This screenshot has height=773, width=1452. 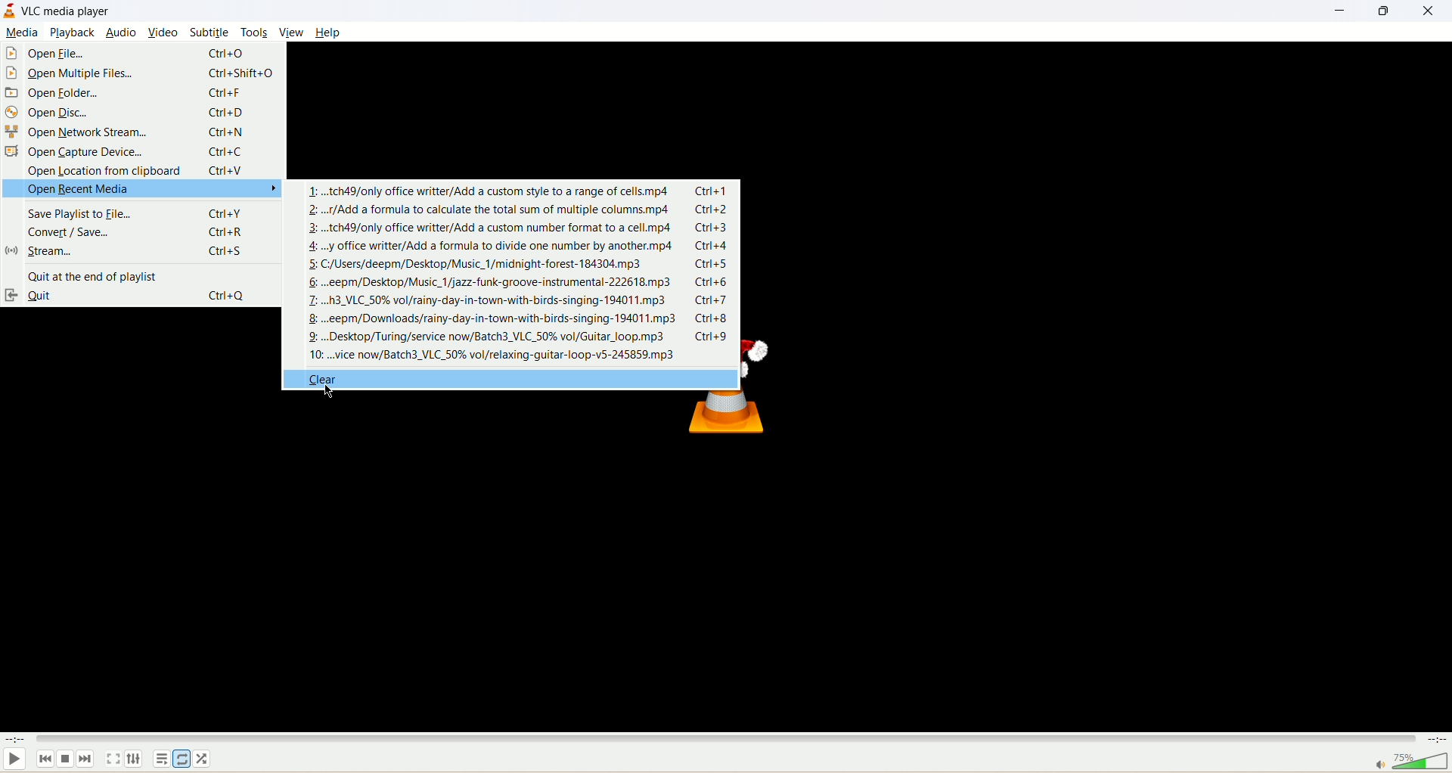 What do you see at coordinates (23, 32) in the screenshot?
I see `media` at bounding box center [23, 32].